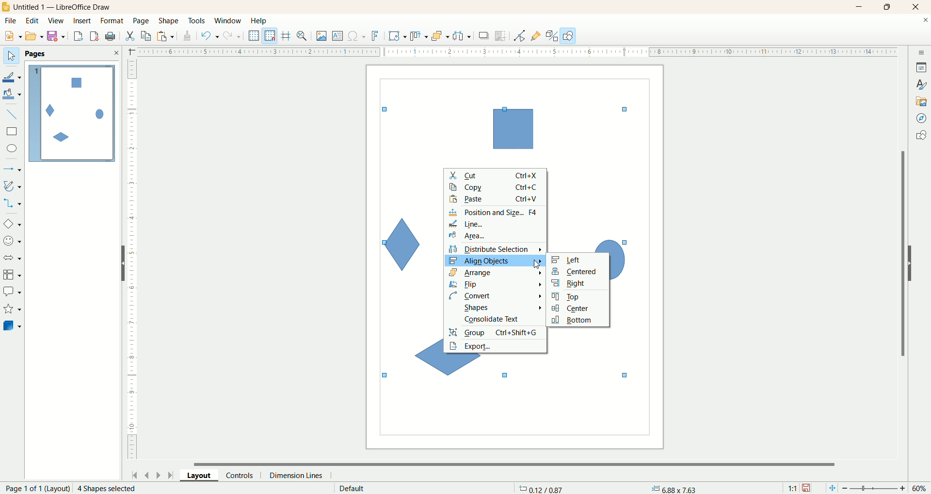 The height and width of the screenshot is (494, 931). Describe the element at coordinates (129, 36) in the screenshot. I see `cut` at that location.